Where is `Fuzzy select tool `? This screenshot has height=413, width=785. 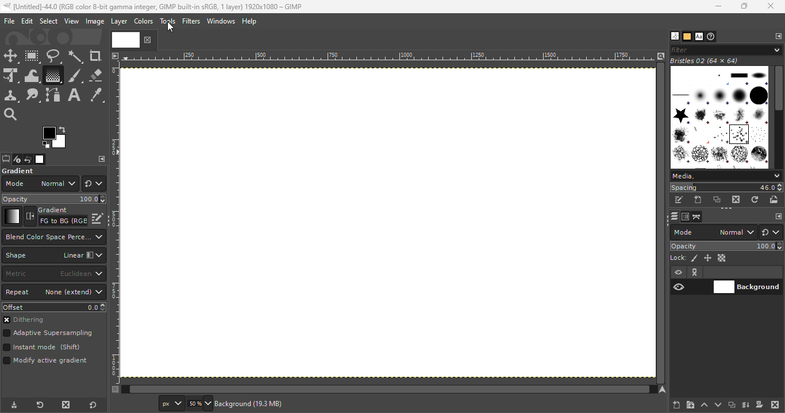
Fuzzy select tool  is located at coordinates (76, 56).